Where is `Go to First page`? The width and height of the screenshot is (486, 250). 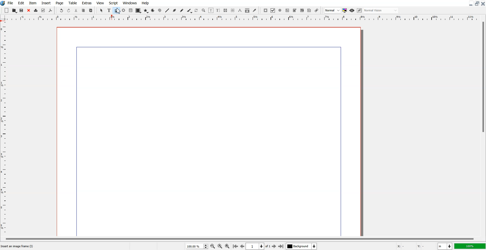
Go to First page is located at coordinates (235, 246).